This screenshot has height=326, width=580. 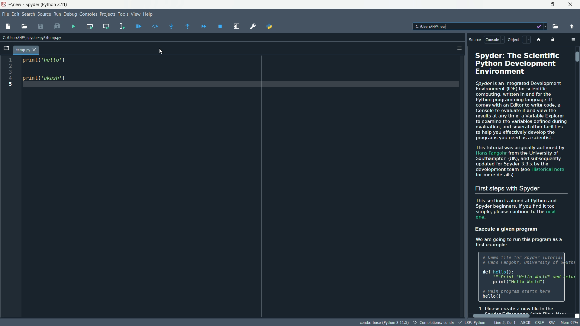 What do you see at coordinates (8, 27) in the screenshot?
I see `new file` at bounding box center [8, 27].